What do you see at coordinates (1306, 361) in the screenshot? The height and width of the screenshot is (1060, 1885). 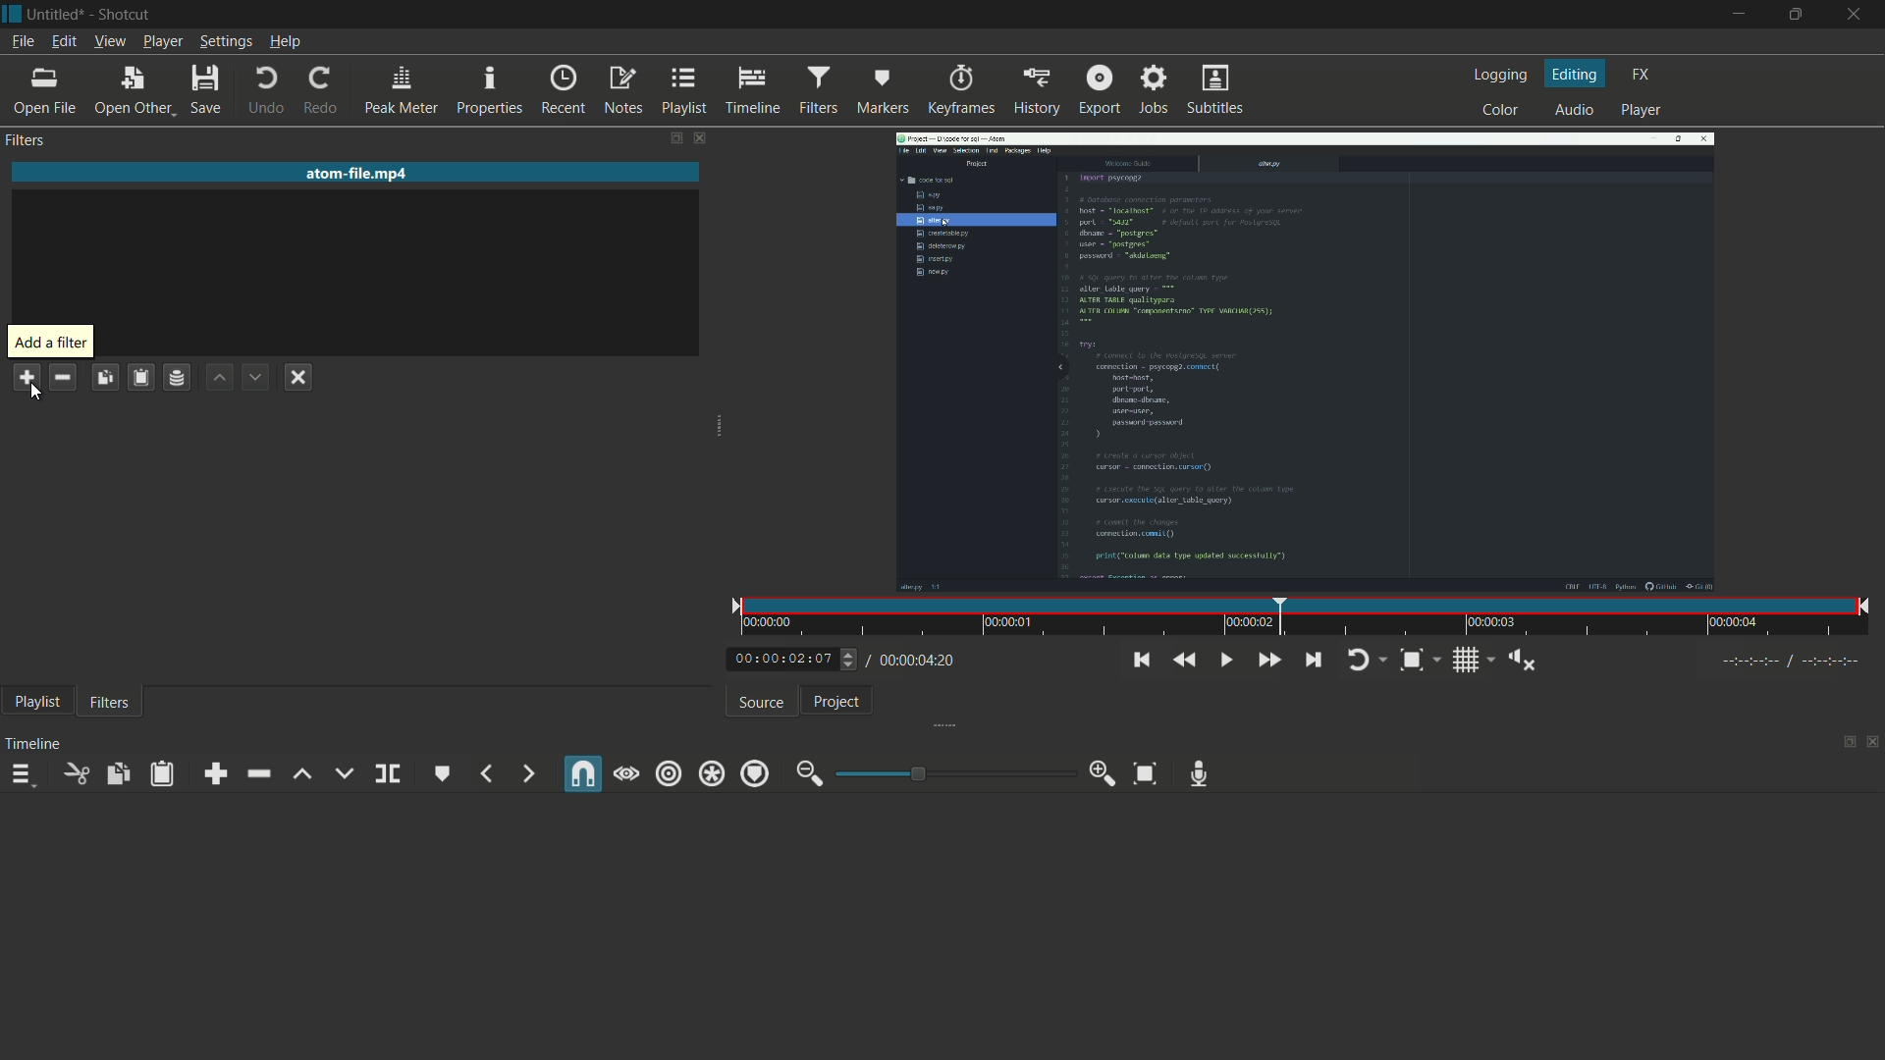 I see `imported file` at bounding box center [1306, 361].